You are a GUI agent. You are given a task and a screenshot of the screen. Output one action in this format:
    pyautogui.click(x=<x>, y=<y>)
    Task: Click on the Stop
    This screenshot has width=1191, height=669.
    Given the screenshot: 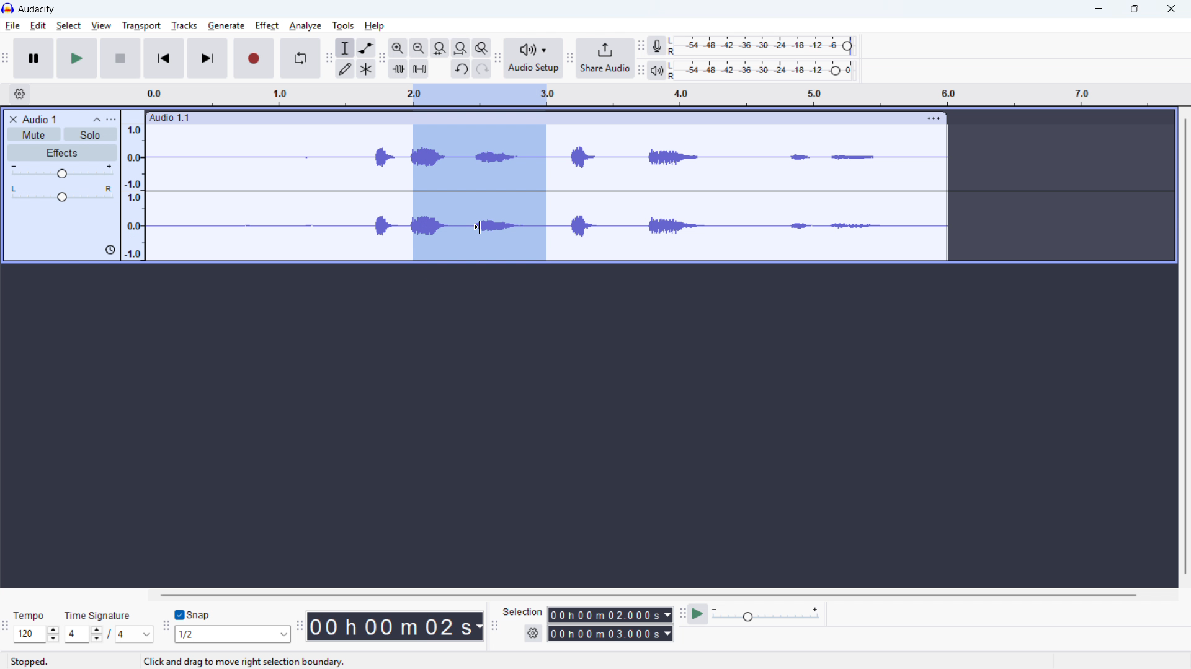 What is the action you would take?
    pyautogui.click(x=120, y=59)
    